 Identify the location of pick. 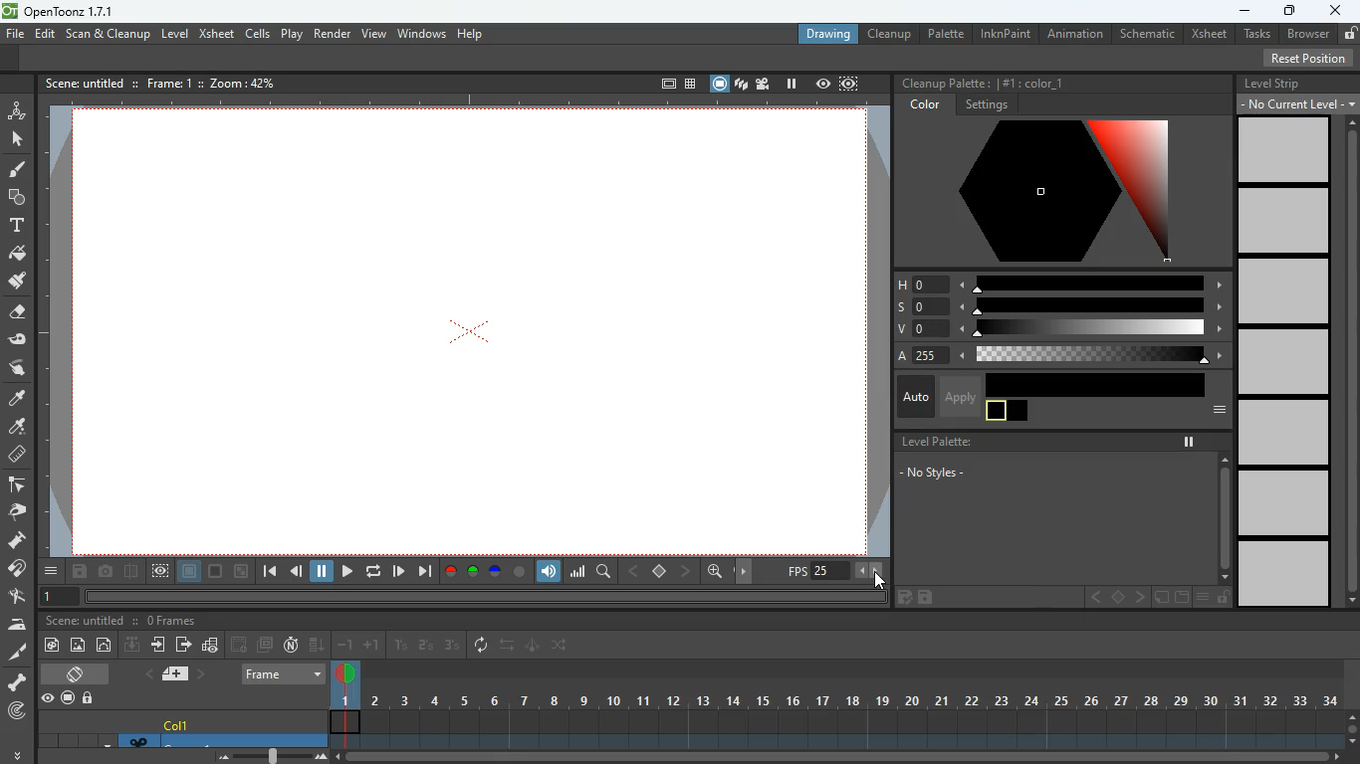
(15, 514).